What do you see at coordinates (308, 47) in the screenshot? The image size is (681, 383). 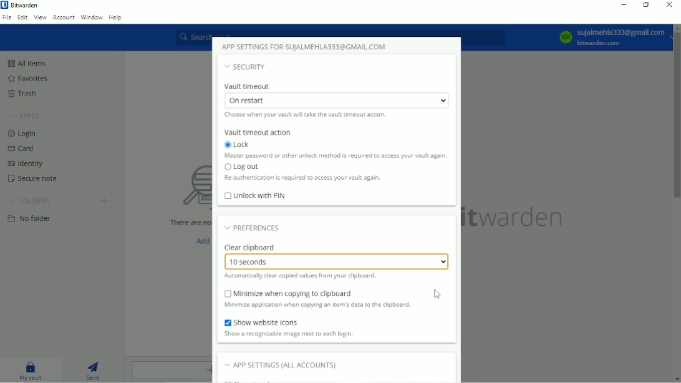 I see `App settings for SUJALMEHLA333@GMAIL.COM` at bounding box center [308, 47].